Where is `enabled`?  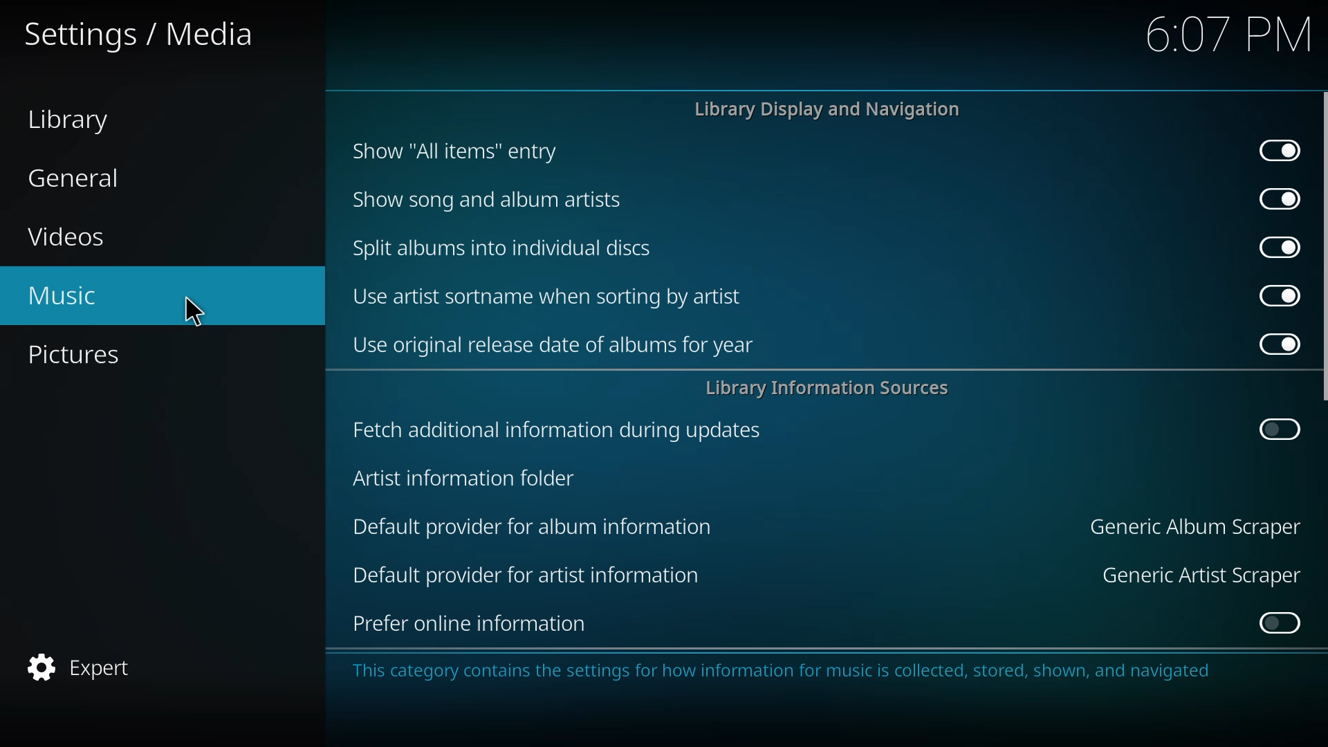
enabled is located at coordinates (1282, 148).